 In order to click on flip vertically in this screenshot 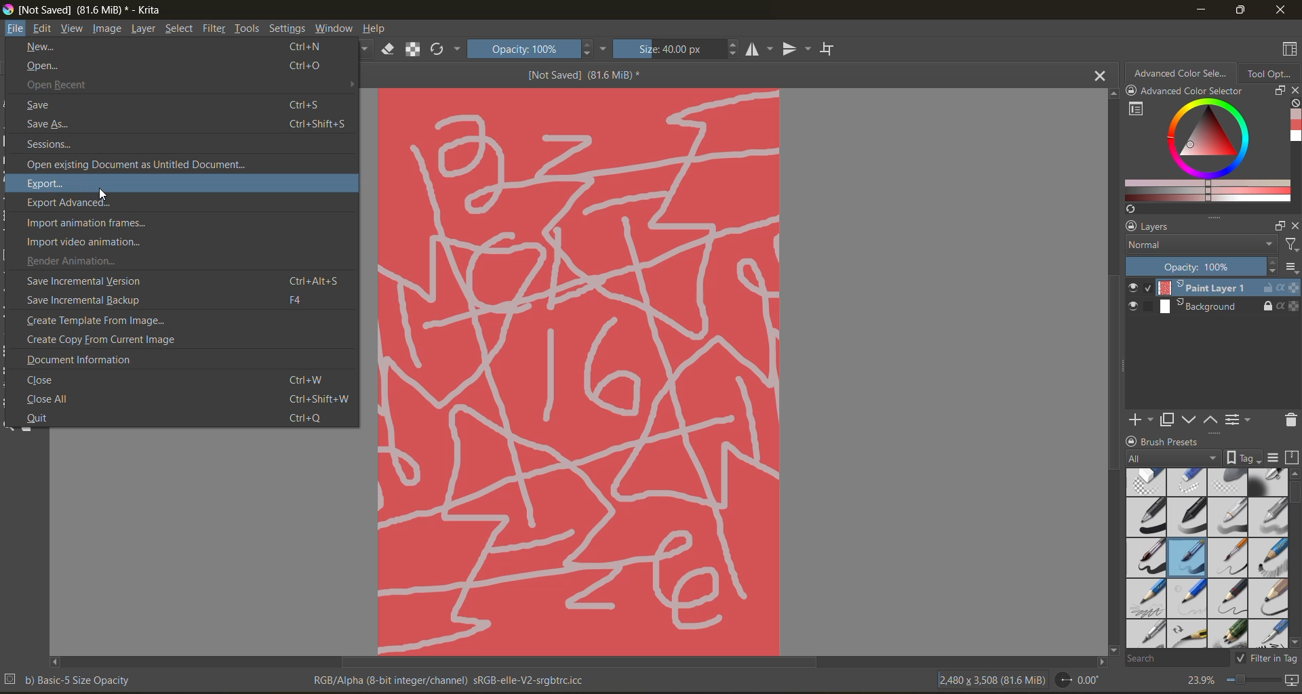, I will do `click(794, 50)`.